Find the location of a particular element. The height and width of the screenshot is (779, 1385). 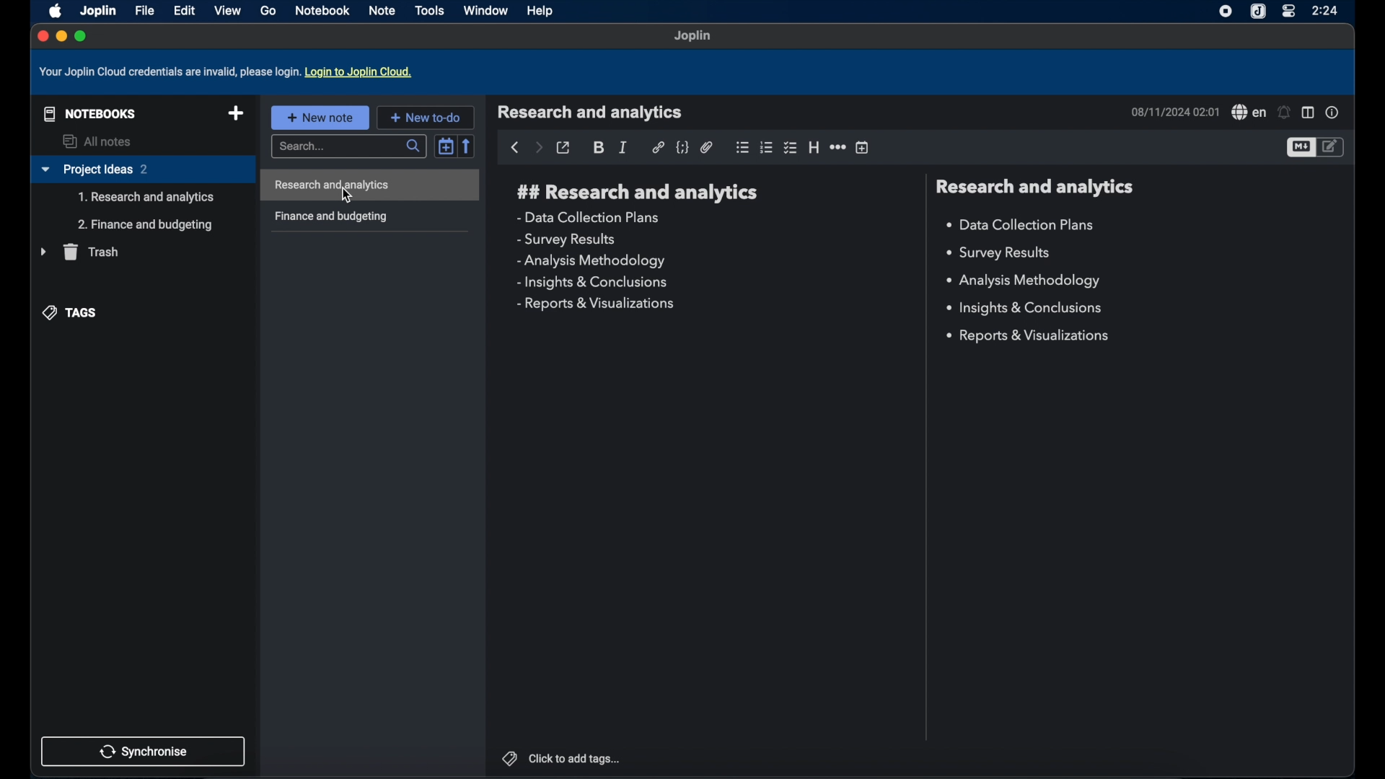

cursor is located at coordinates (350, 196).